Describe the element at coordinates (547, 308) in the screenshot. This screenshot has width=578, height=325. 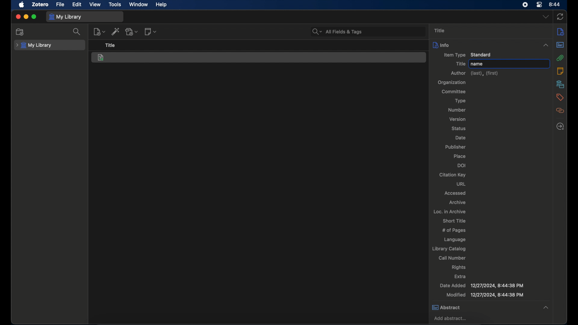
I see `collapse` at that location.